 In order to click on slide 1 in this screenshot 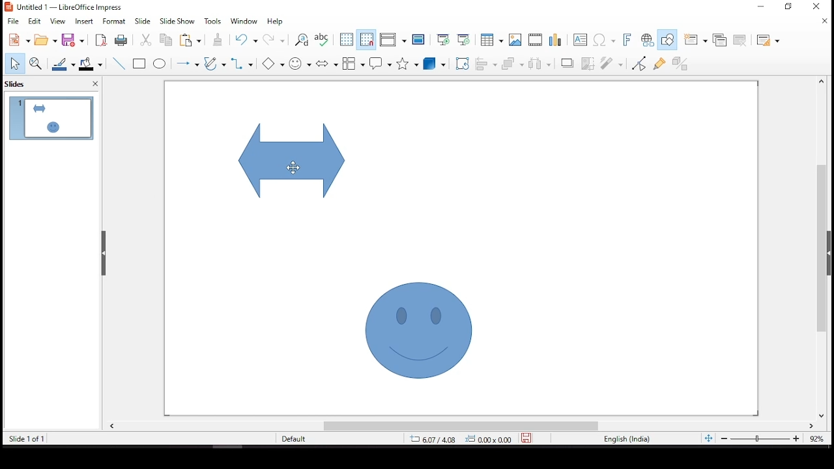, I will do `click(51, 118)`.